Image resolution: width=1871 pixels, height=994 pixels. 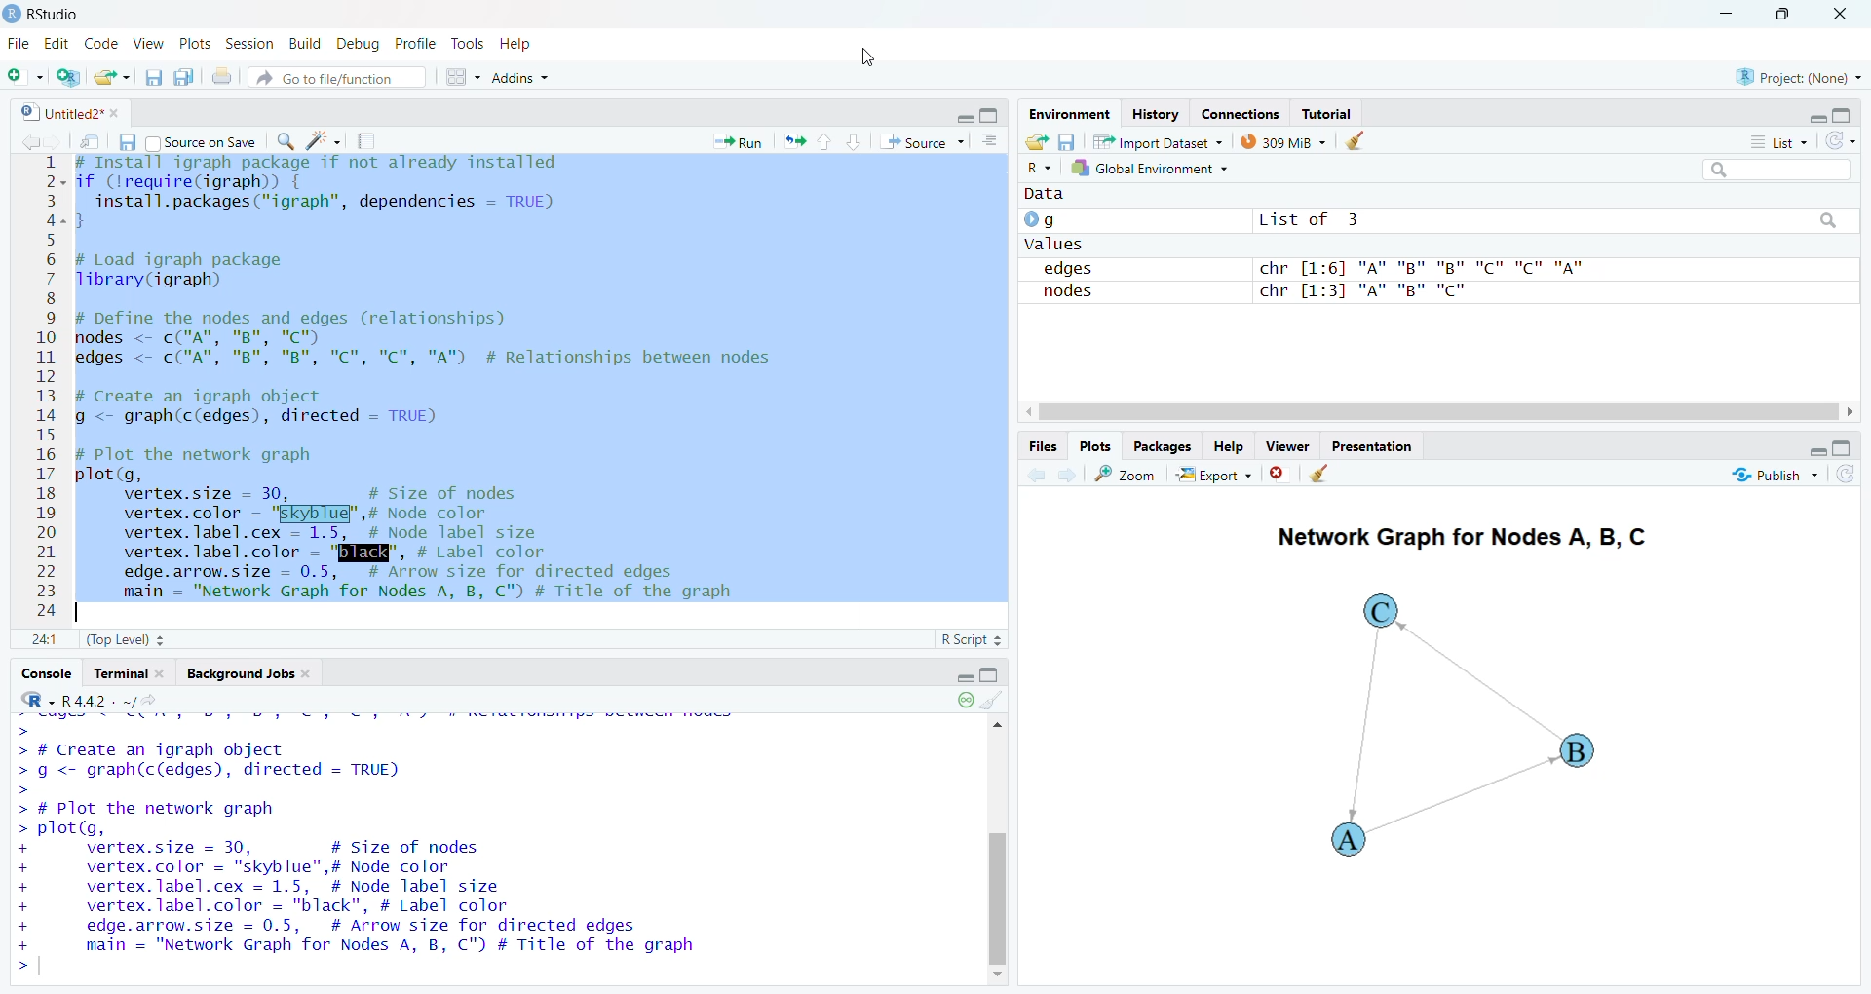 What do you see at coordinates (127, 145) in the screenshot?
I see `save` at bounding box center [127, 145].